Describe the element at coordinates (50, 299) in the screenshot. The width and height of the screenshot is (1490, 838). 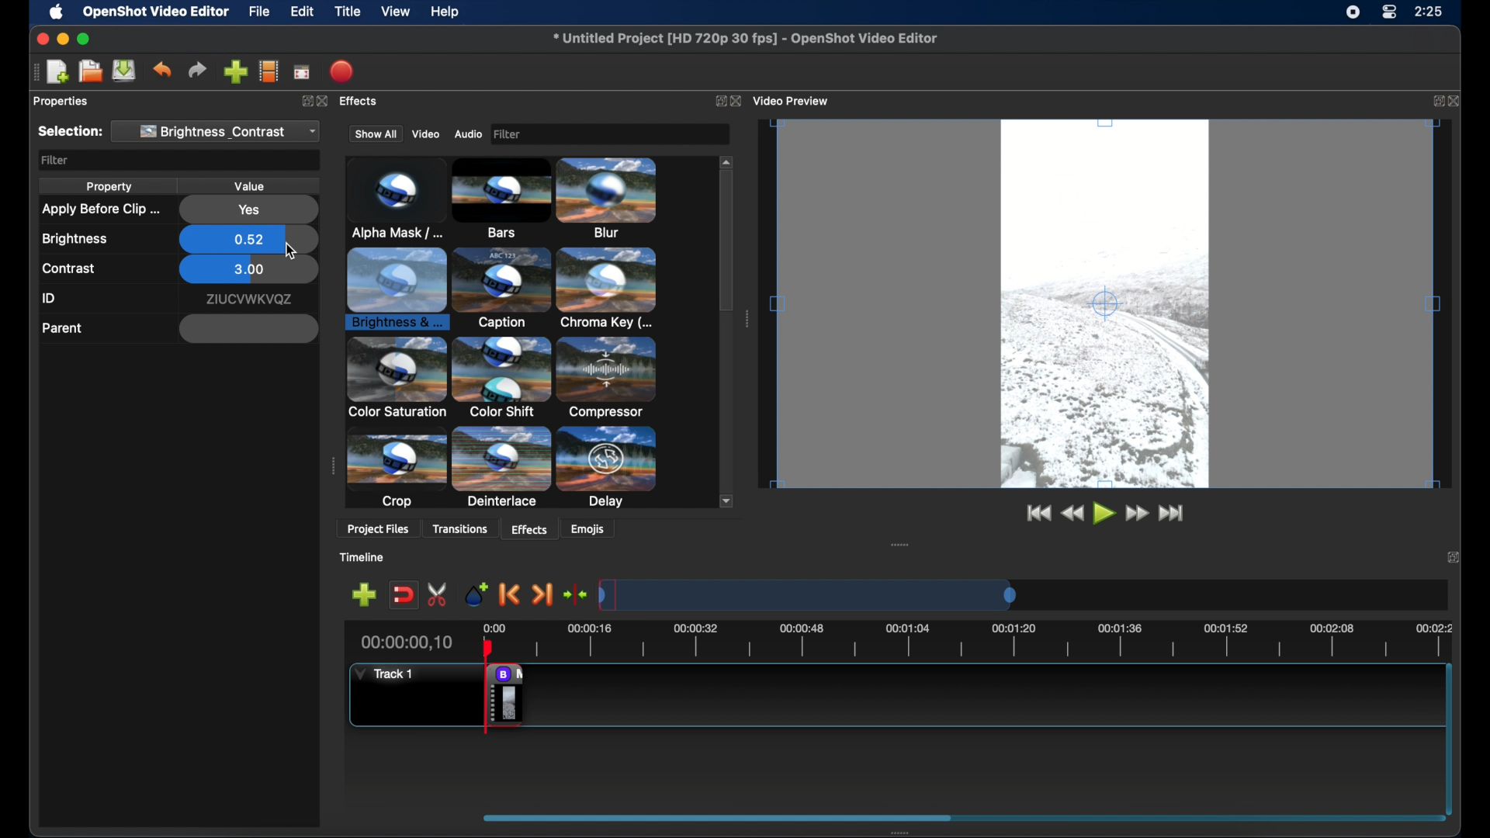
I see `id` at that location.